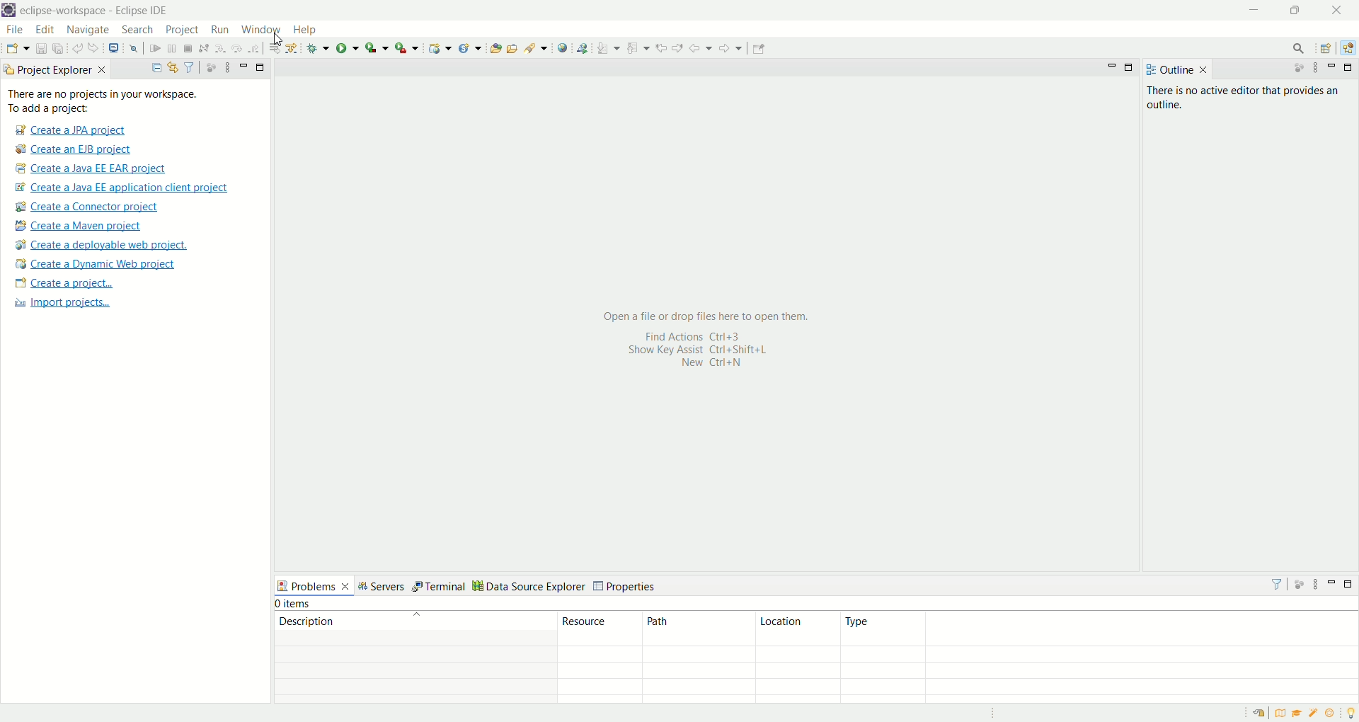  Describe the element at coordinates (122, 188) in the screenshot. I see `create a Java EE application client project` at that location.